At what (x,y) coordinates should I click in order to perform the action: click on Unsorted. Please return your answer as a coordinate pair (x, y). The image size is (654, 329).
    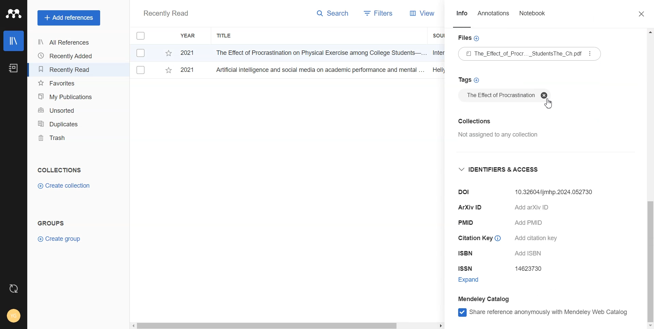
    Looking at the image, I should click on (67, 110).